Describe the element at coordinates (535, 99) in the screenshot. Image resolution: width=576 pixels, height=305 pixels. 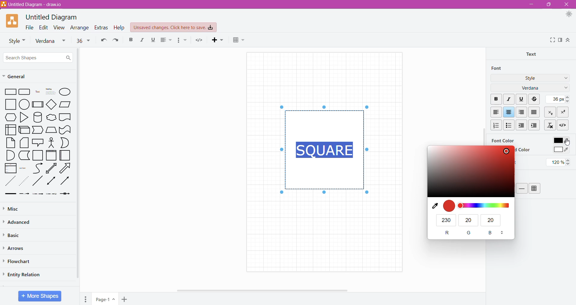
I see `Strikethrough` at that location.